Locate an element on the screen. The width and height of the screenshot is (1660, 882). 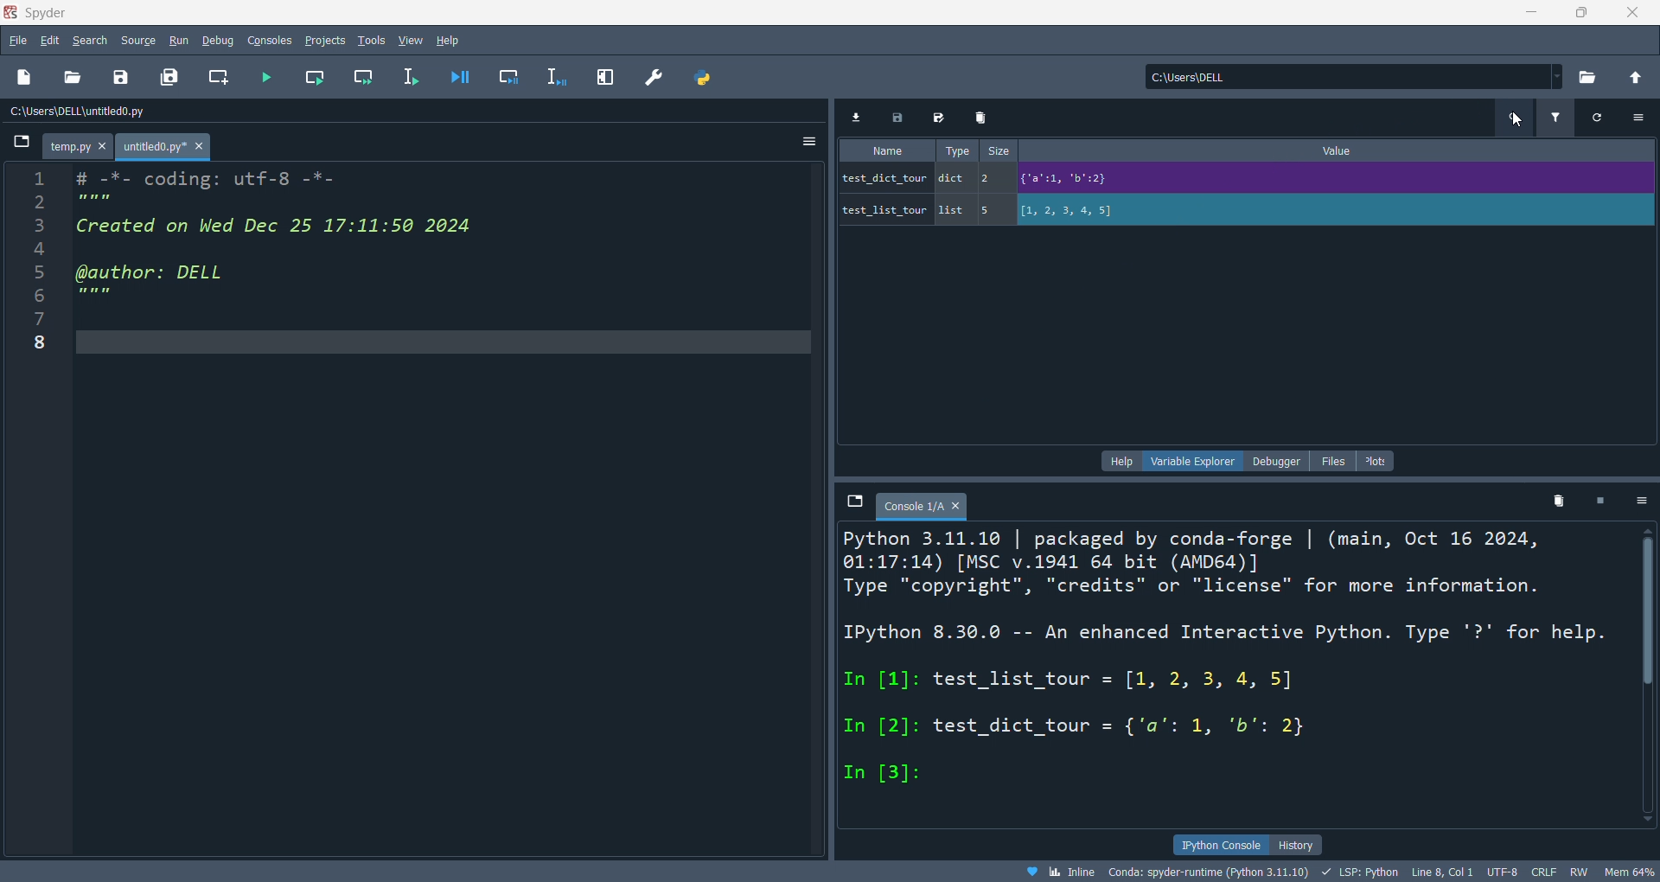
save all is located at coordinates (166, 76).